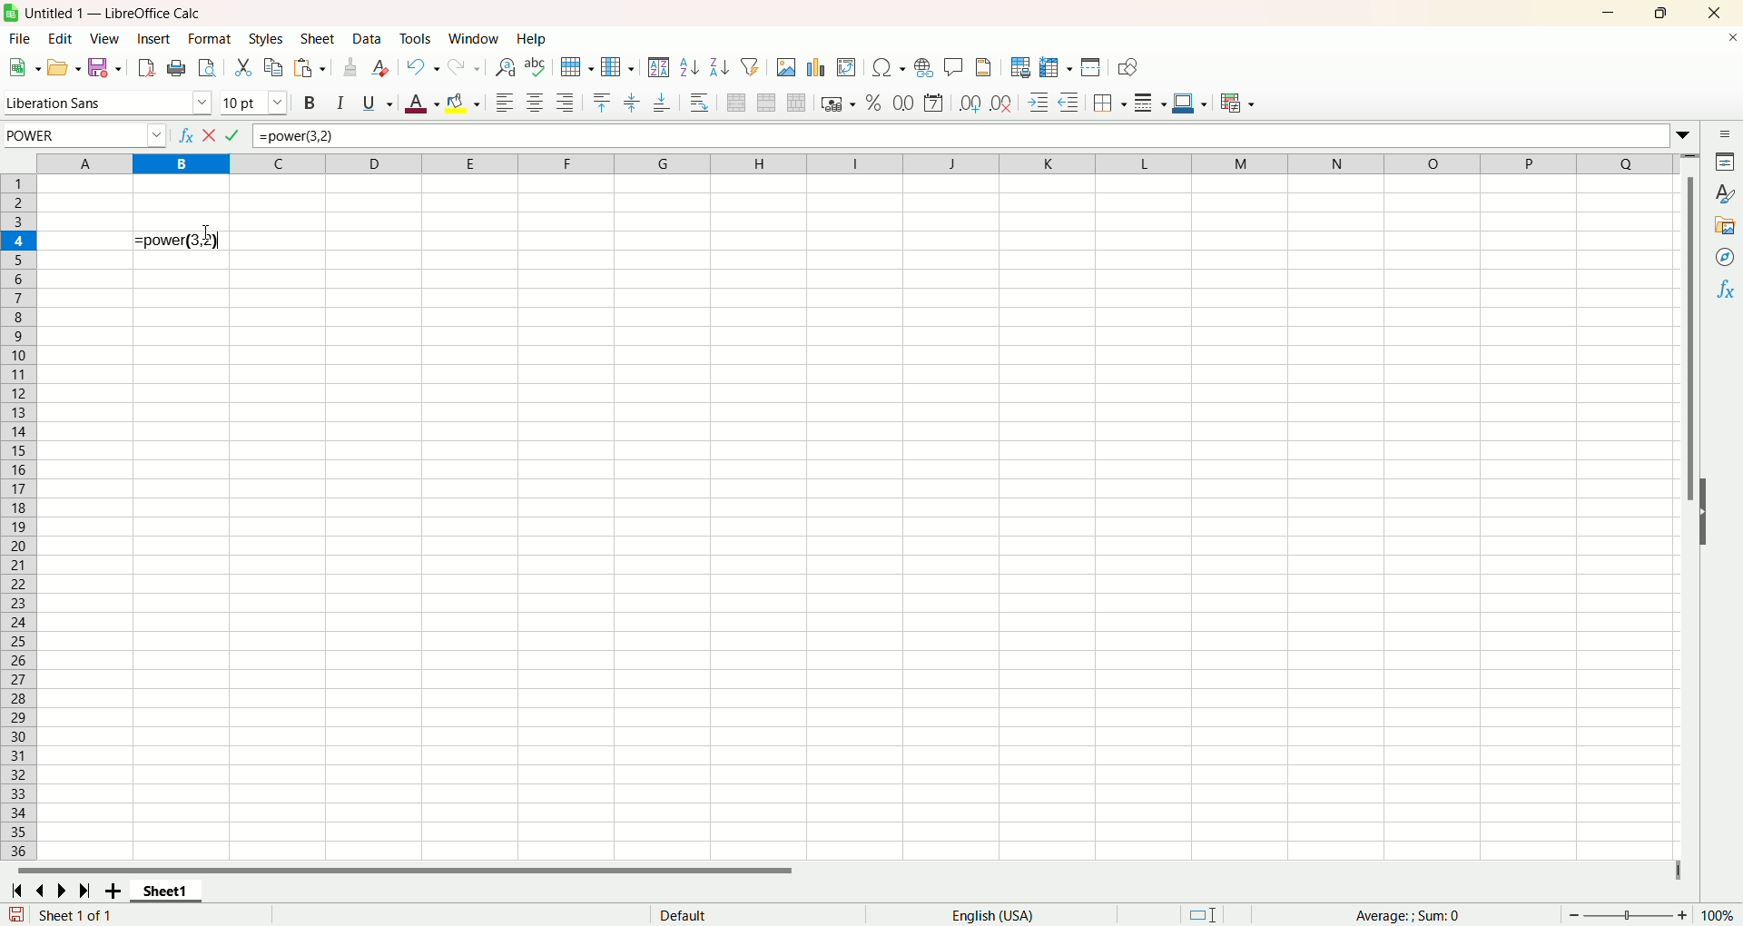  I want to click on remove decimal place, so click(1001, 103).